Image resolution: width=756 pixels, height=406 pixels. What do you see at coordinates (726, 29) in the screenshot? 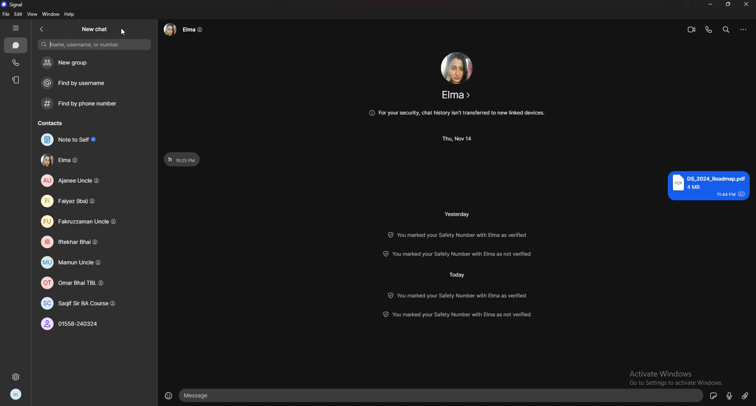
I see `message search` at bounding box center [726, 29].